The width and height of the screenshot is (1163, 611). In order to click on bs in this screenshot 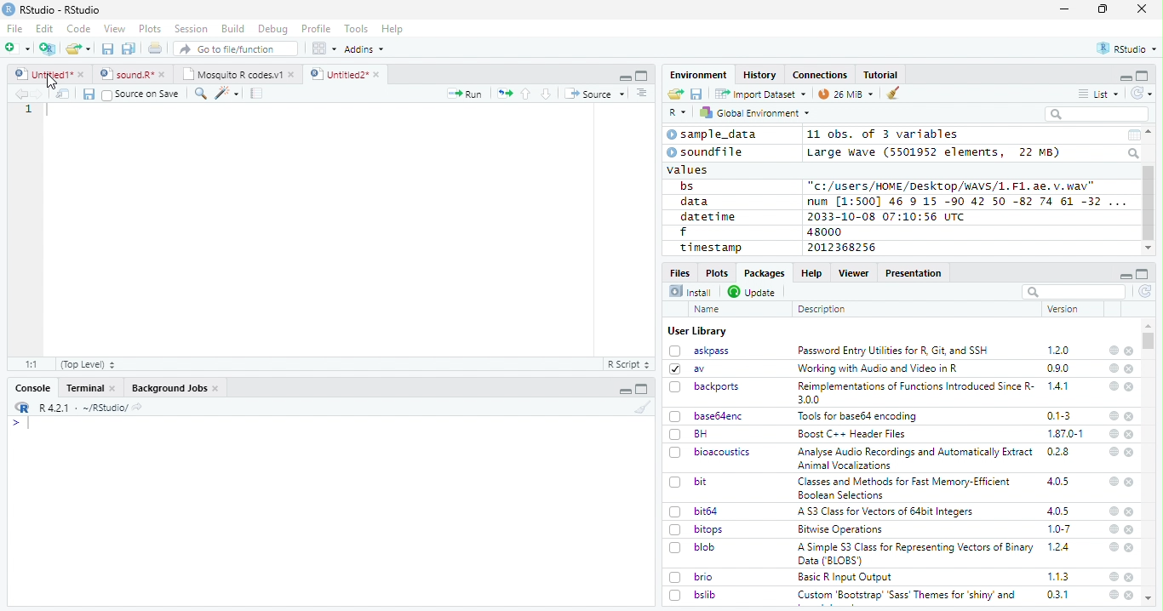, I will do `click(687, 186)`.